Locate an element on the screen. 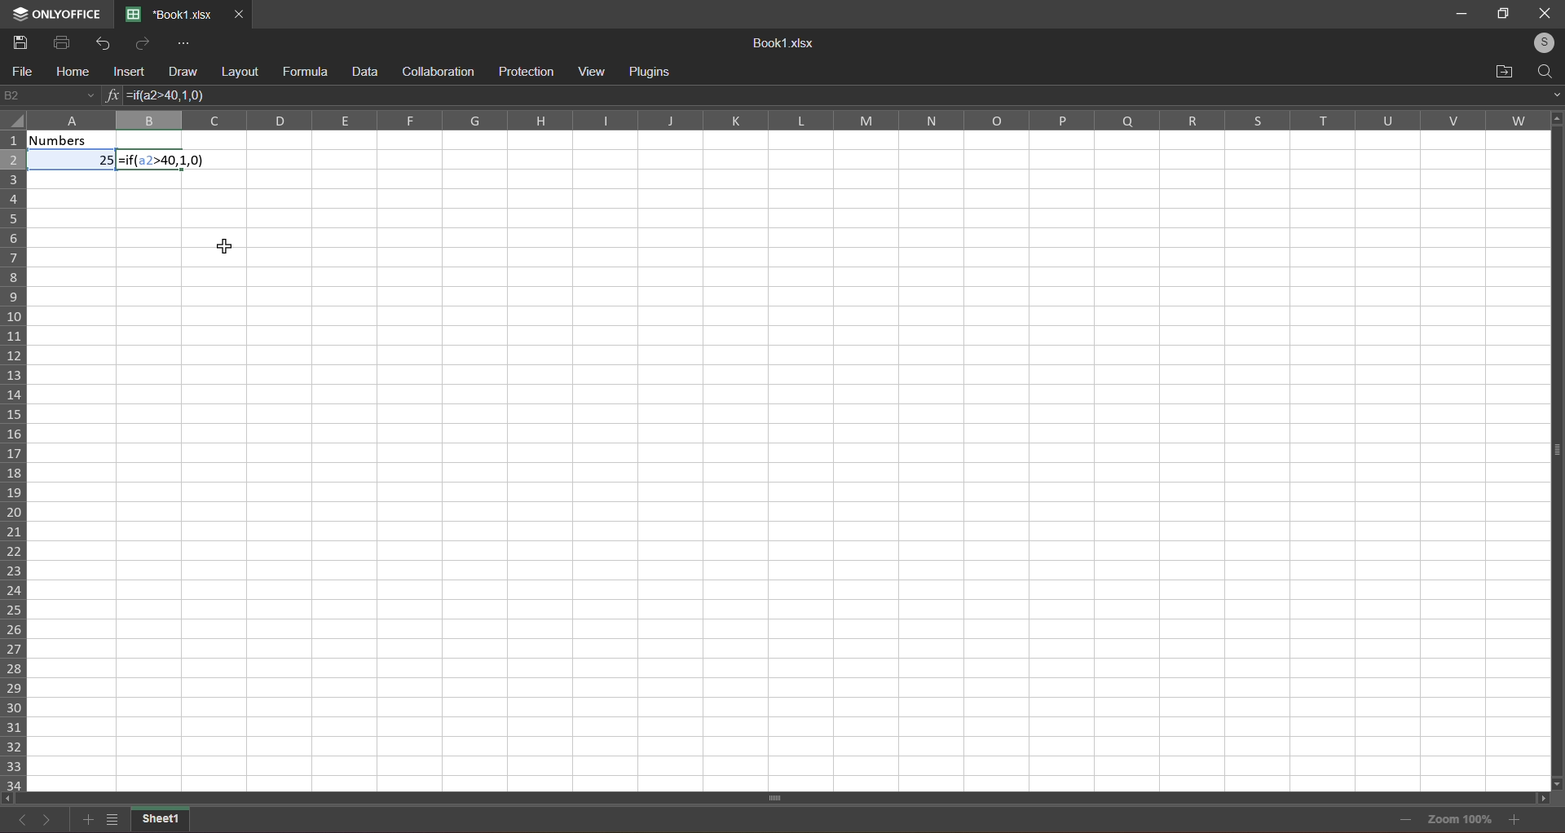 Image resolution: width=1565 pixels, height=833 pixels. zoom 100% is located at coordinates (1462, 821).